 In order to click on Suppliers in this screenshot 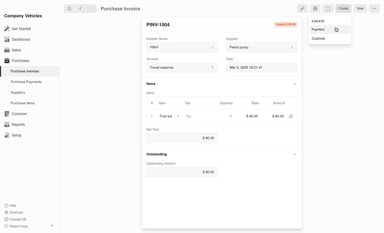, I will do `click(18, 93)`.